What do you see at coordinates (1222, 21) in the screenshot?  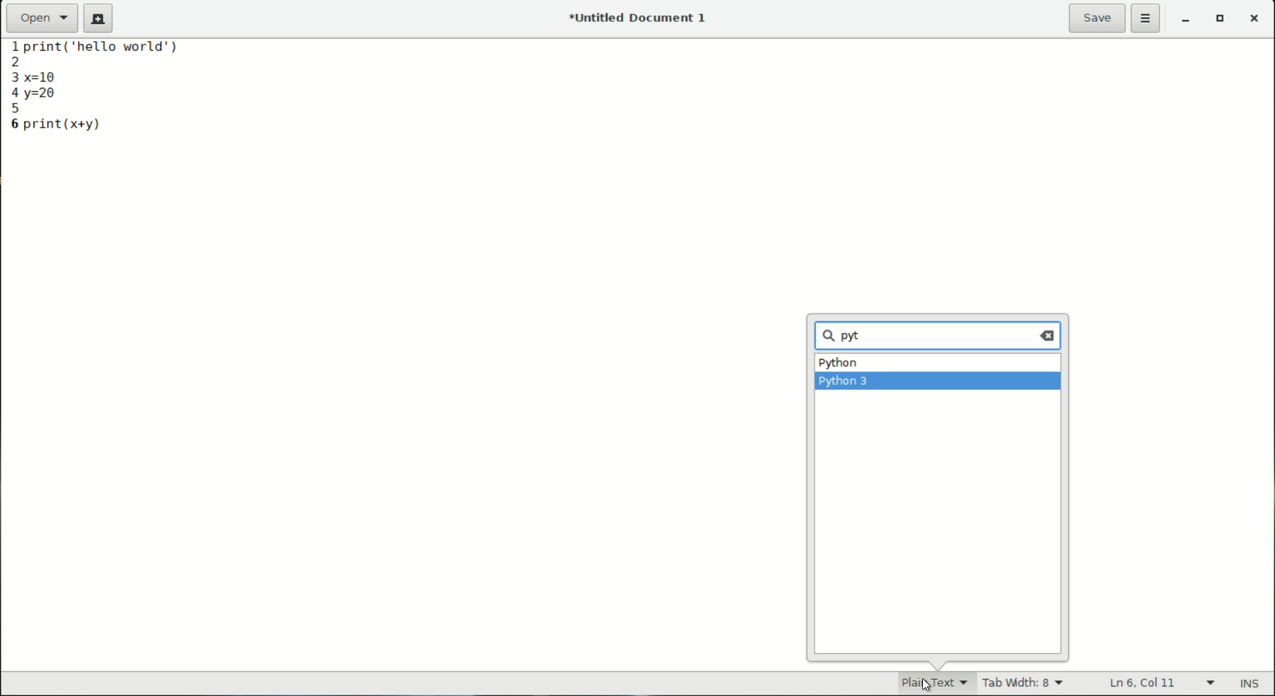 I see `full screen` at bounding box center [1222, 21].